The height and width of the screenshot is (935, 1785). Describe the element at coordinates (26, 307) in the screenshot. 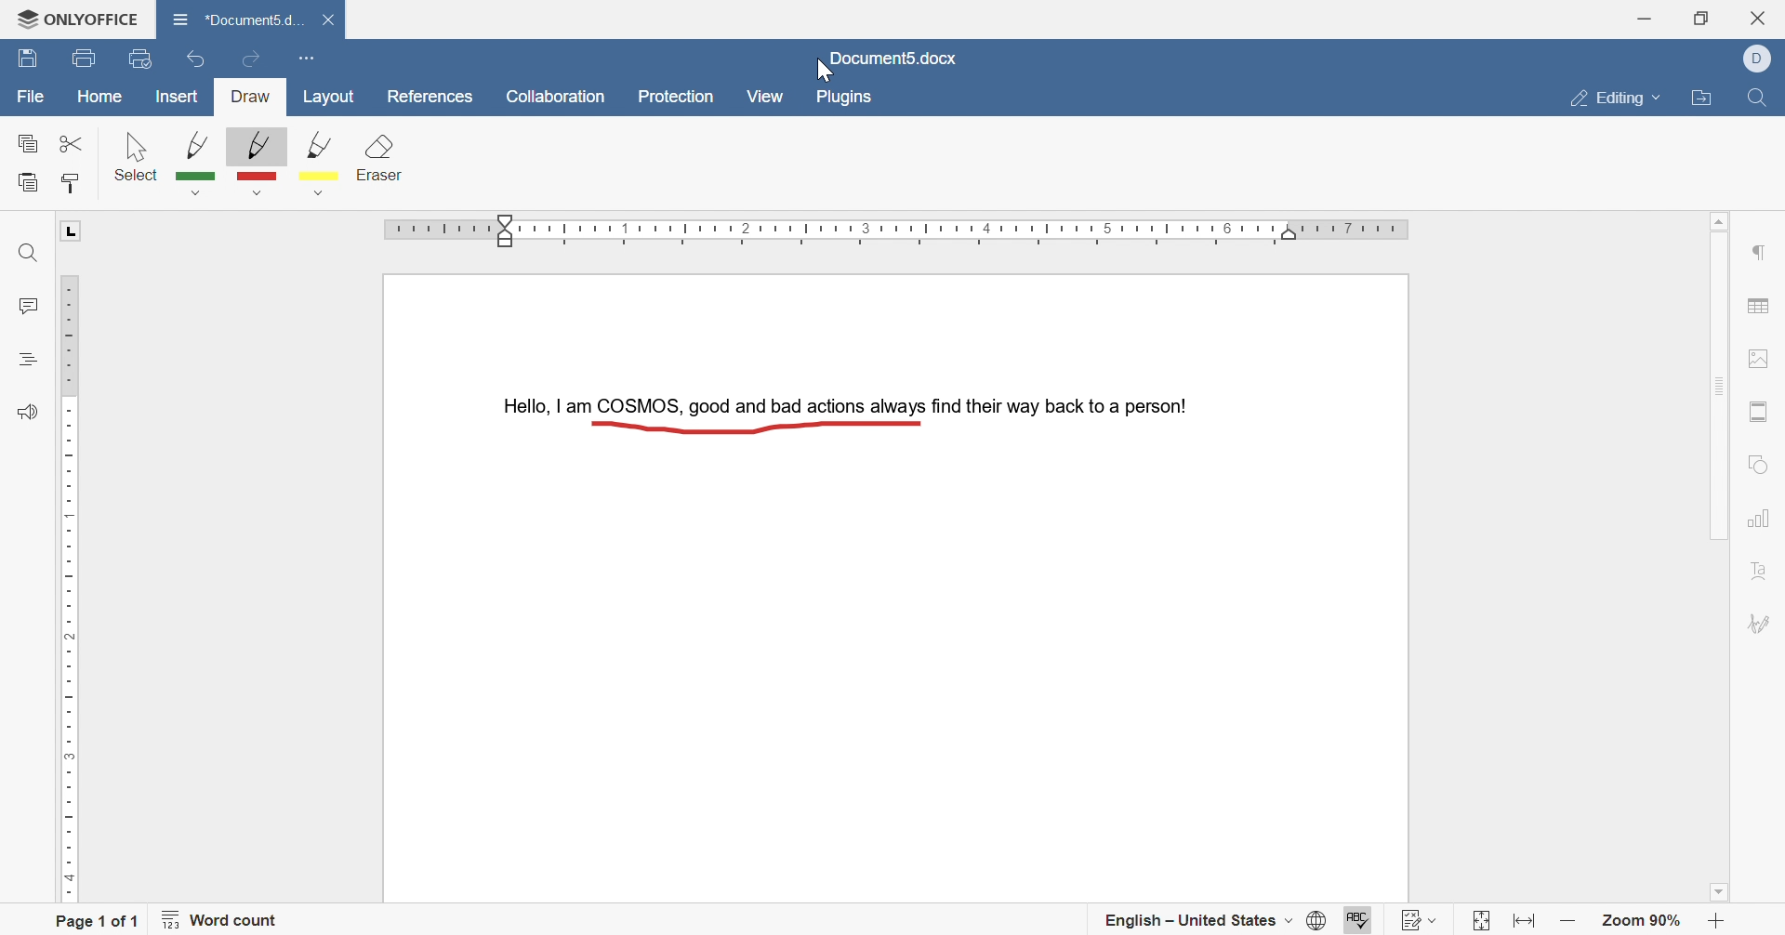

I see `comments` at that location.